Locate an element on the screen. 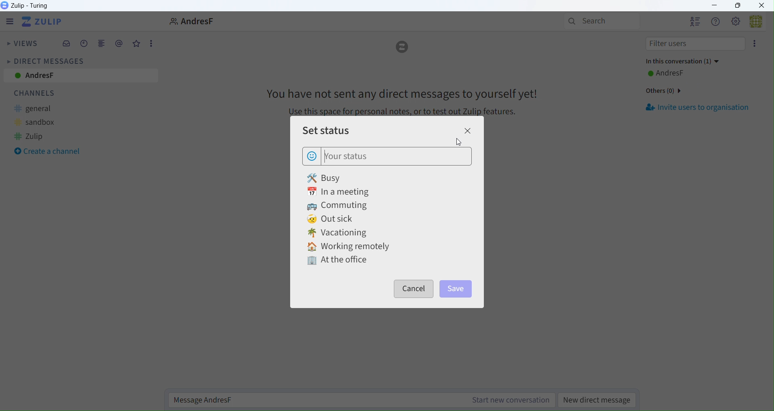 This screenshot has height=411, width=774. Close is located at coordinates (470, 131).